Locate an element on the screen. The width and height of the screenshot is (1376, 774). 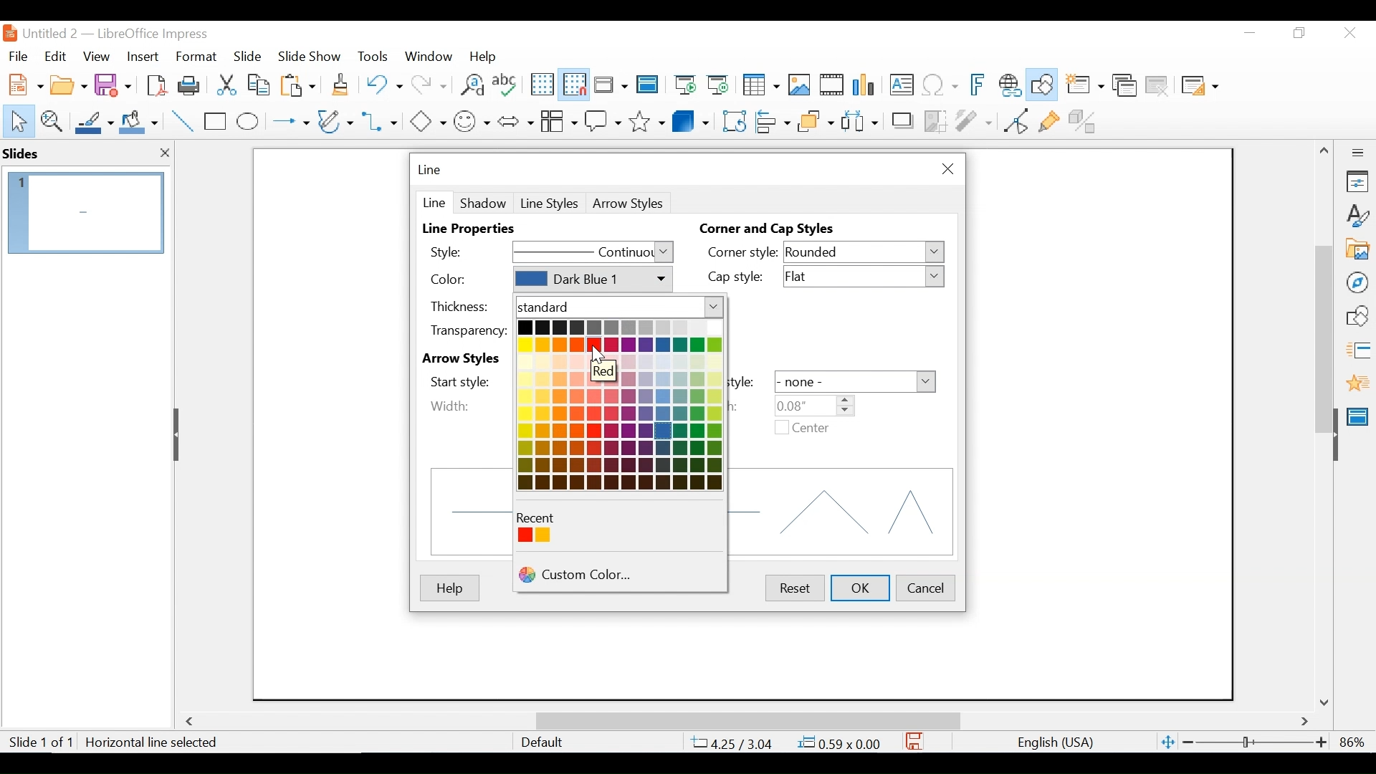
Hide is located at coordinates (1334, 431).